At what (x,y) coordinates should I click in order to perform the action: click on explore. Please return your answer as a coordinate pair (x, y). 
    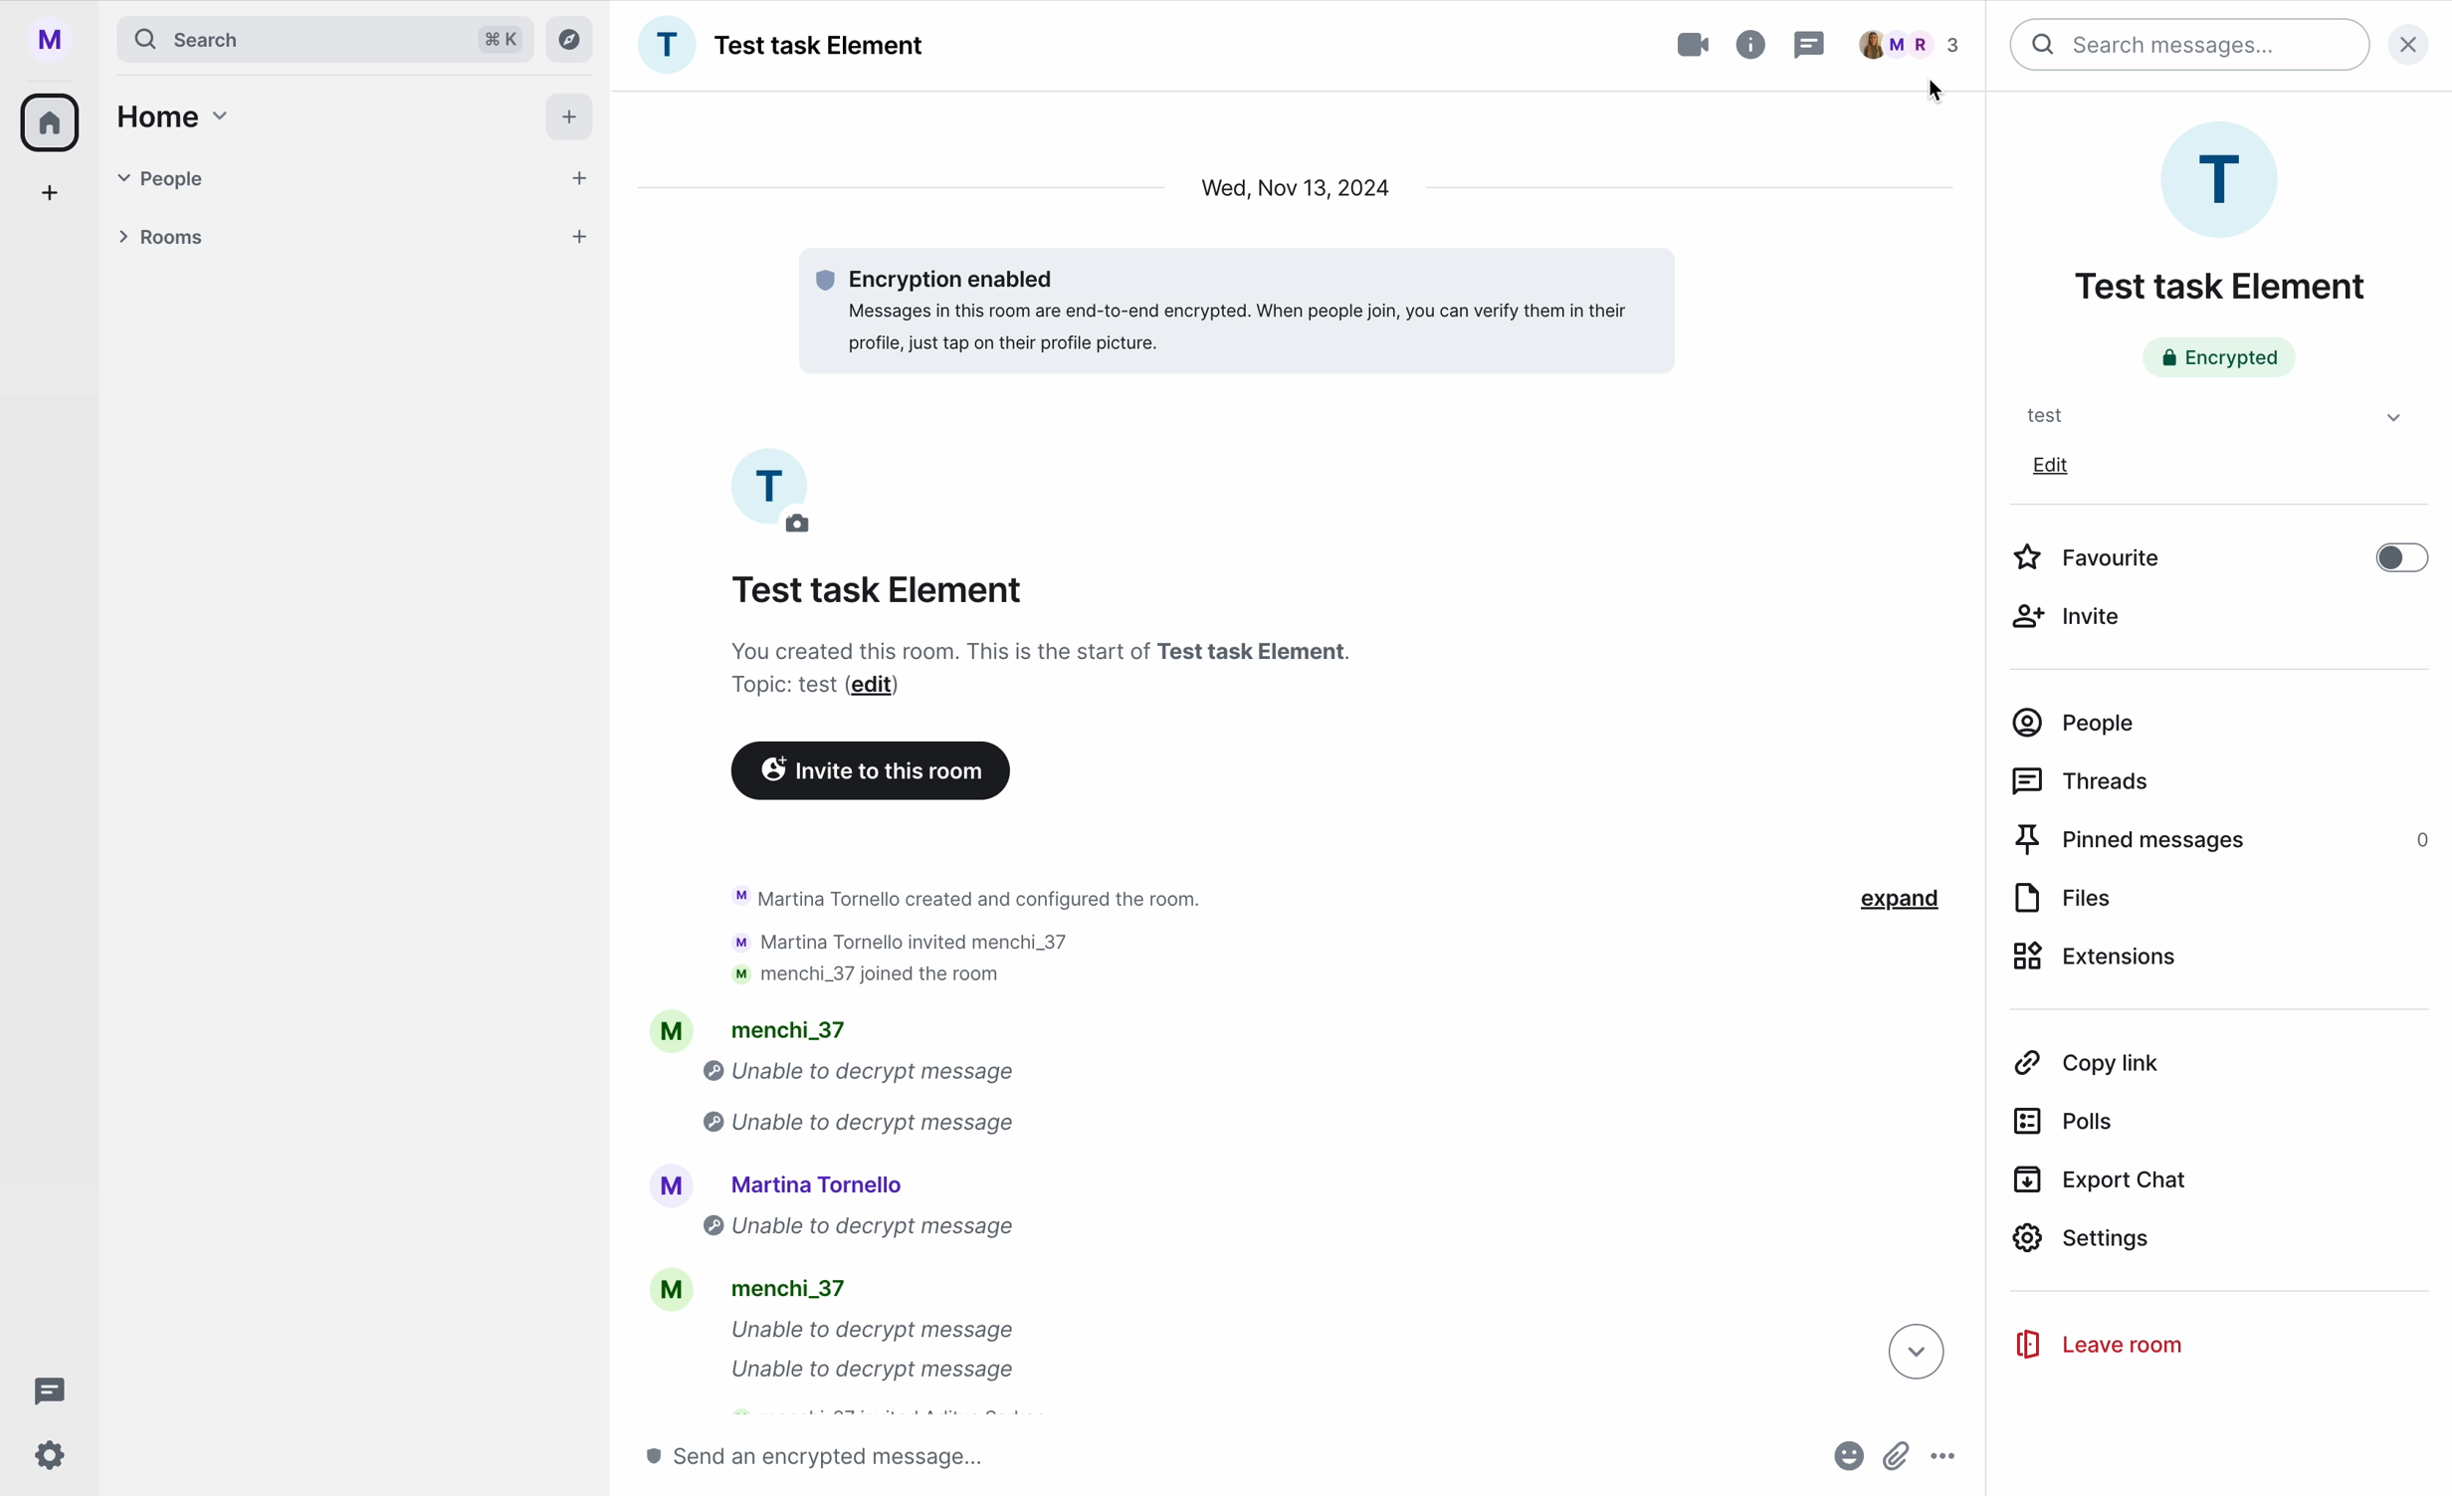
    Looking at the image, I should click on (570, 41).